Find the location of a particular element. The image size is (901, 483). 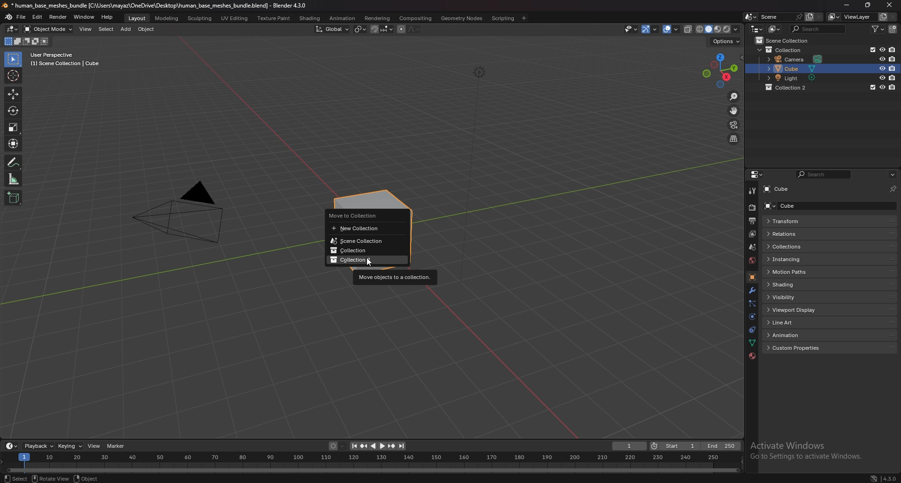

hide in viewport is located at coordinates (882, 49).